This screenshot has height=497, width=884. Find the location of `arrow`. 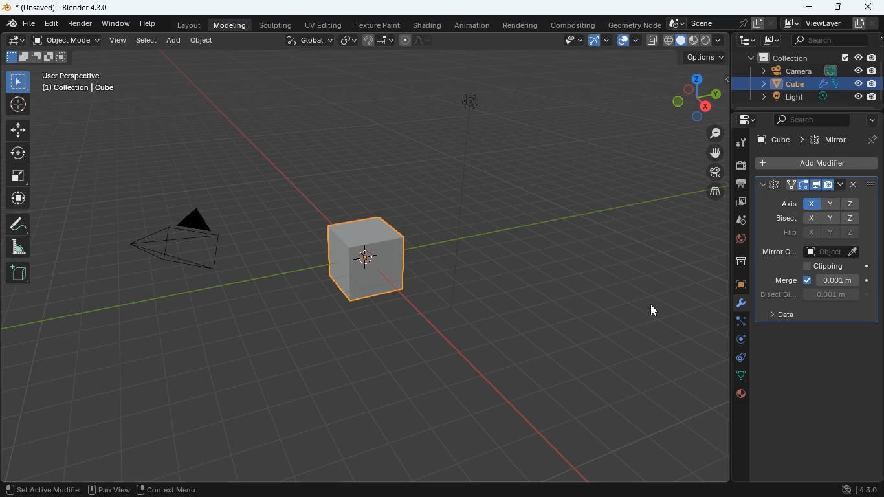

arrow is located at coordinates (598, 41).